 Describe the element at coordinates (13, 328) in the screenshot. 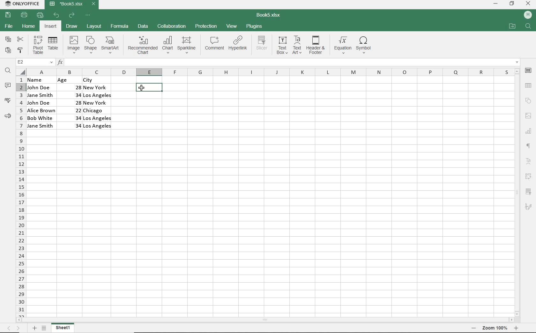

I see `MOVE SHEETS` at that location.